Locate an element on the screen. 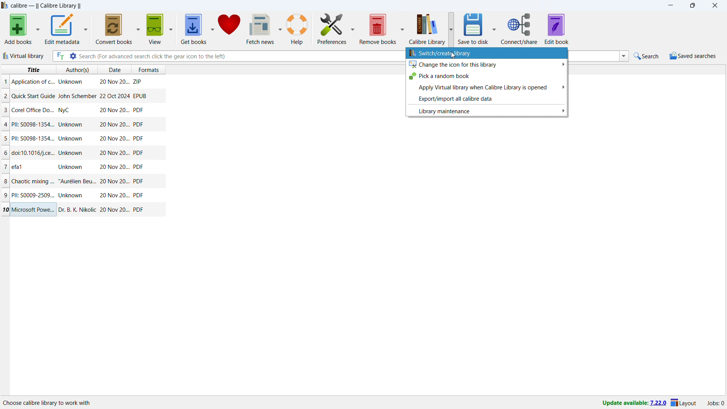 The width and height of the screenshot is (727, 409). get books is located at coordinates (193, 29).